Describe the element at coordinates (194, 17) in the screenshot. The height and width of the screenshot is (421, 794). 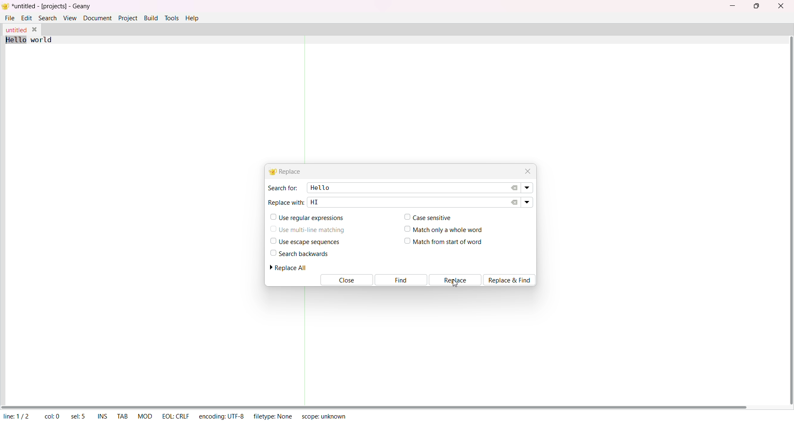
I see `help` at that location.